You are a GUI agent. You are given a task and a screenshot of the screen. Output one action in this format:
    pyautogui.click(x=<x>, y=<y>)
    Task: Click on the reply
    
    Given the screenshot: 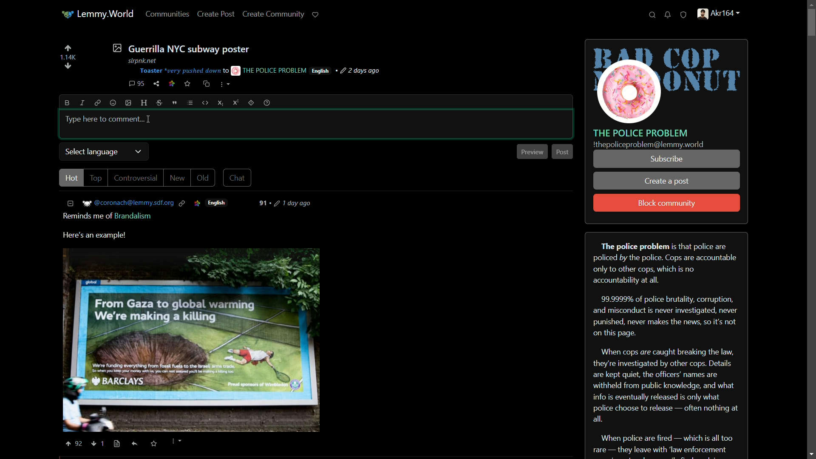 What is the action you would take?
    pyautogui.click(x=137, y=445)
    